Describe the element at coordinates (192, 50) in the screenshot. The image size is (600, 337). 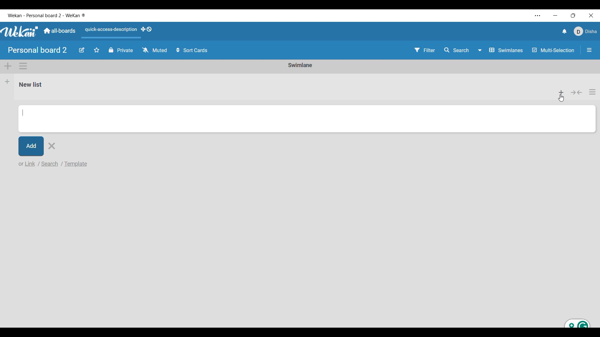
I see `Sort card options` at that location.